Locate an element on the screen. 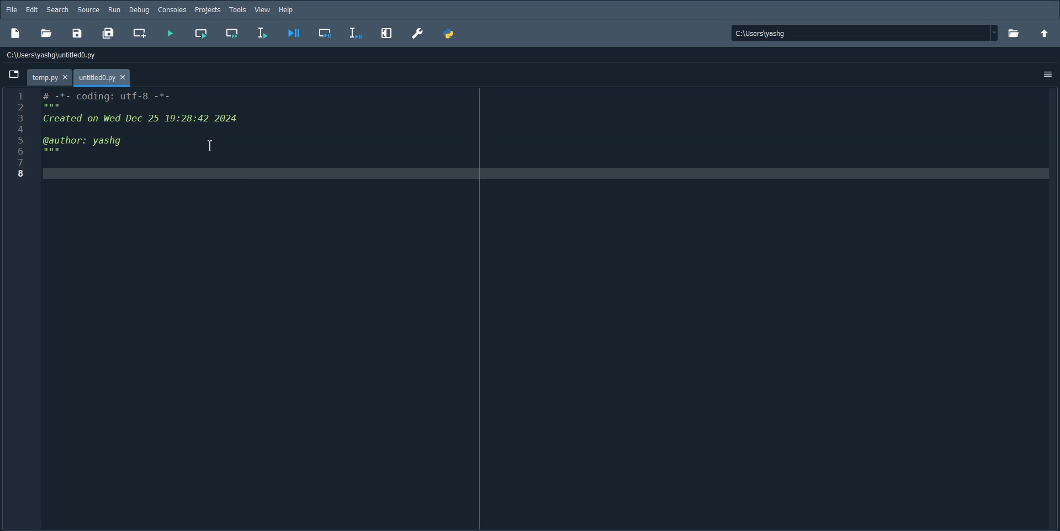 This screenshot has height=531, width=1060. Debug Selection is located at coordinates (355, 34).